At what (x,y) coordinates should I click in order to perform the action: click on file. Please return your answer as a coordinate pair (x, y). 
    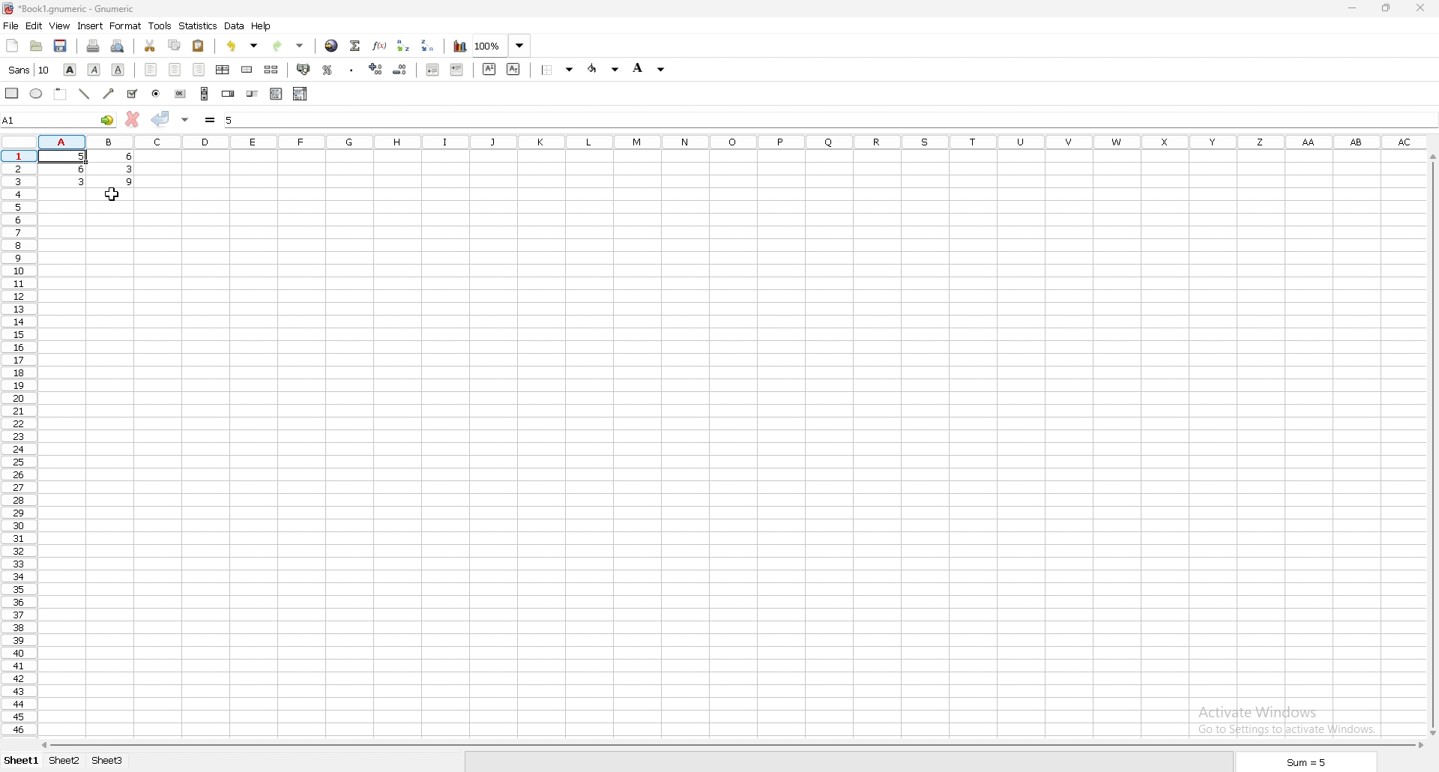
    Looking at the image, I should click on (11, 25).